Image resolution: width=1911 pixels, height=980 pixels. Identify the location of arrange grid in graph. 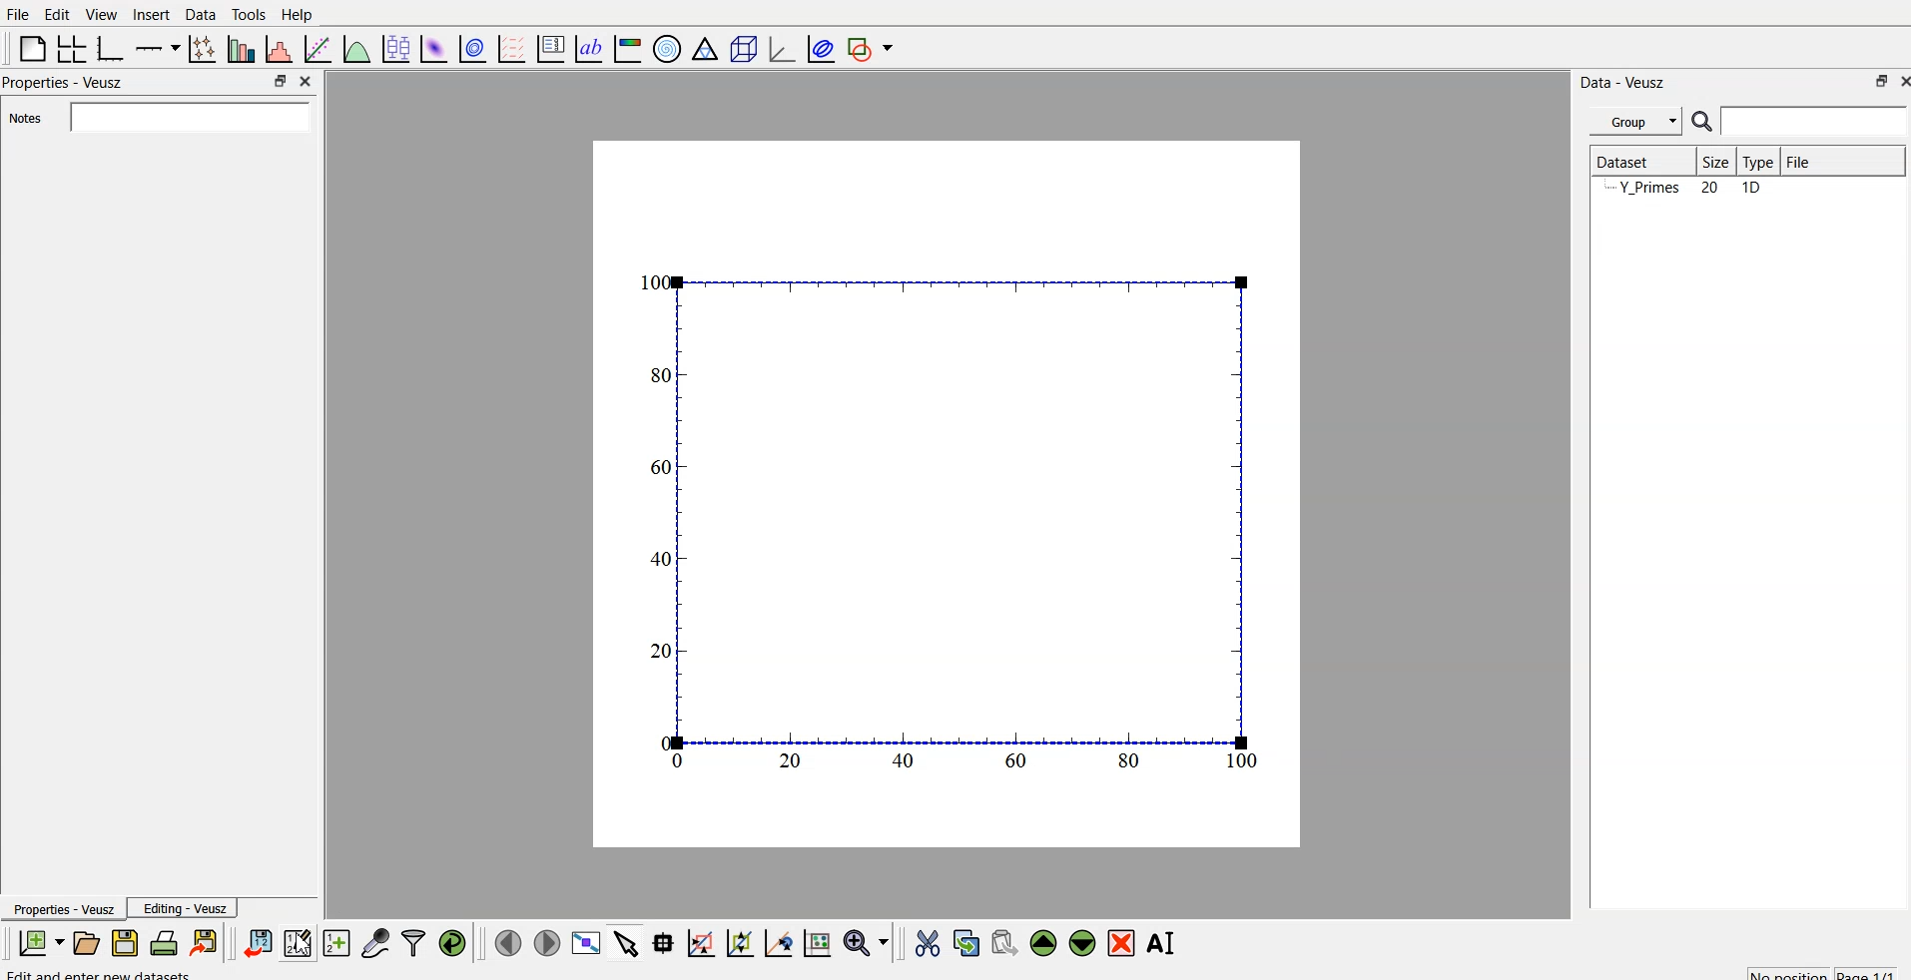
(70, 46).